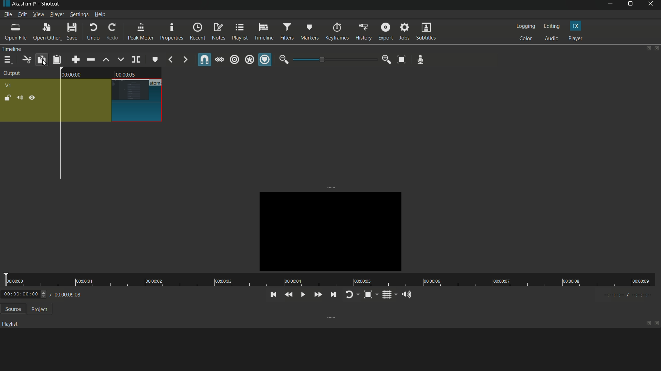 The image size is (661, 371). I want to click on app icon, so click(5, 4).